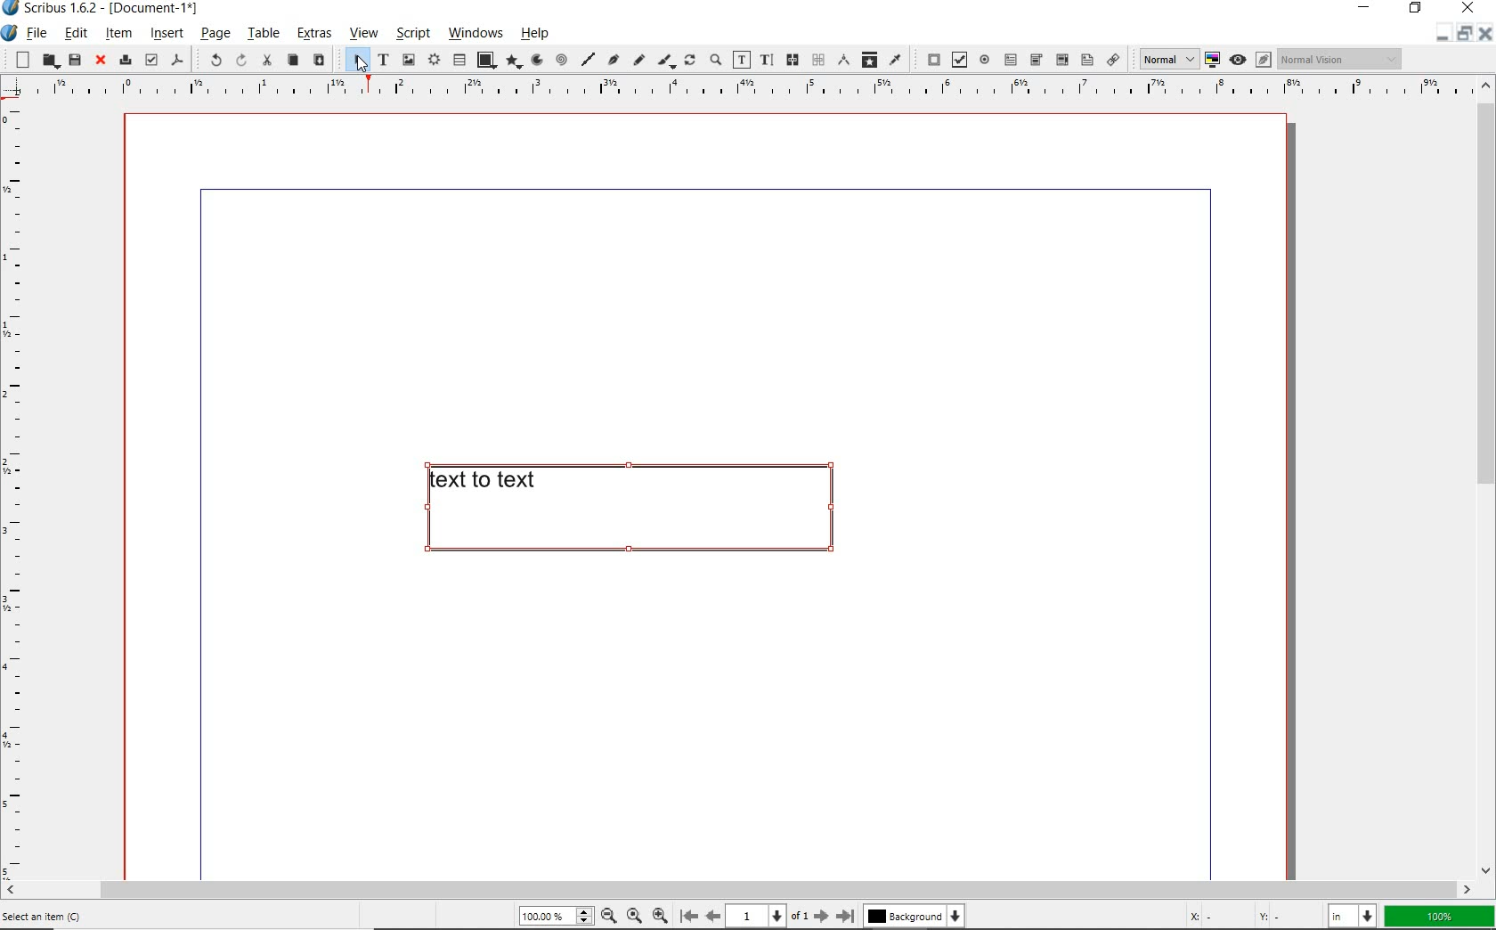 The height and width of the screenshot is (930, 1496). I want to click on Horizontal page margin, so click(25, 491).